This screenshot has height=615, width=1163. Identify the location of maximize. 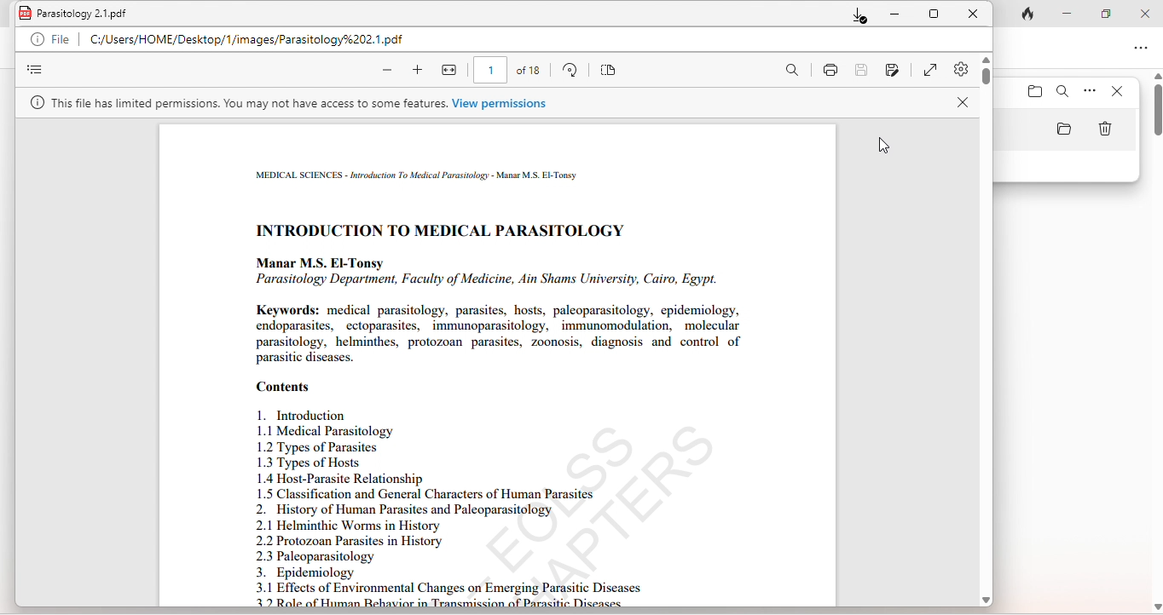
(934, 16).